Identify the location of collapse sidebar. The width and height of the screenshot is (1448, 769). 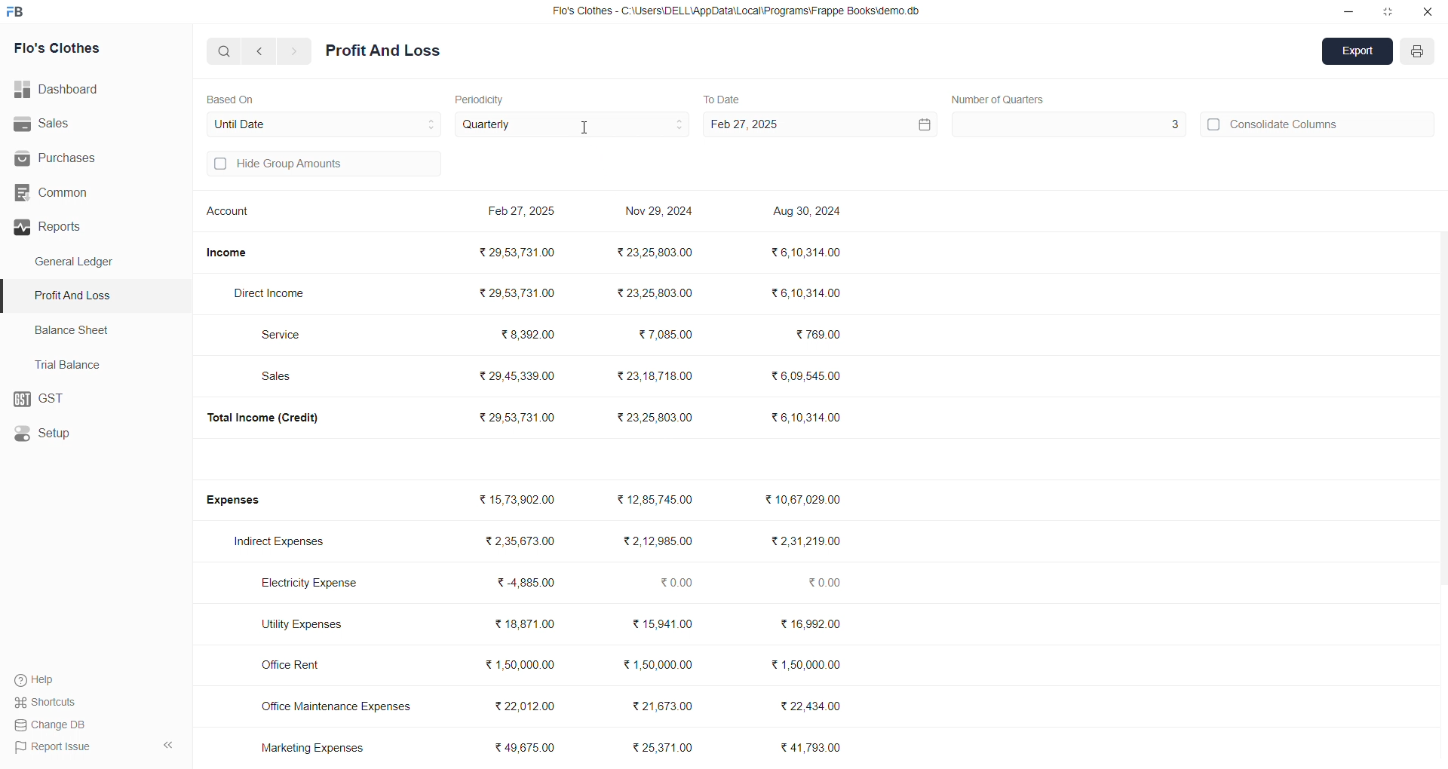
(167, 746).